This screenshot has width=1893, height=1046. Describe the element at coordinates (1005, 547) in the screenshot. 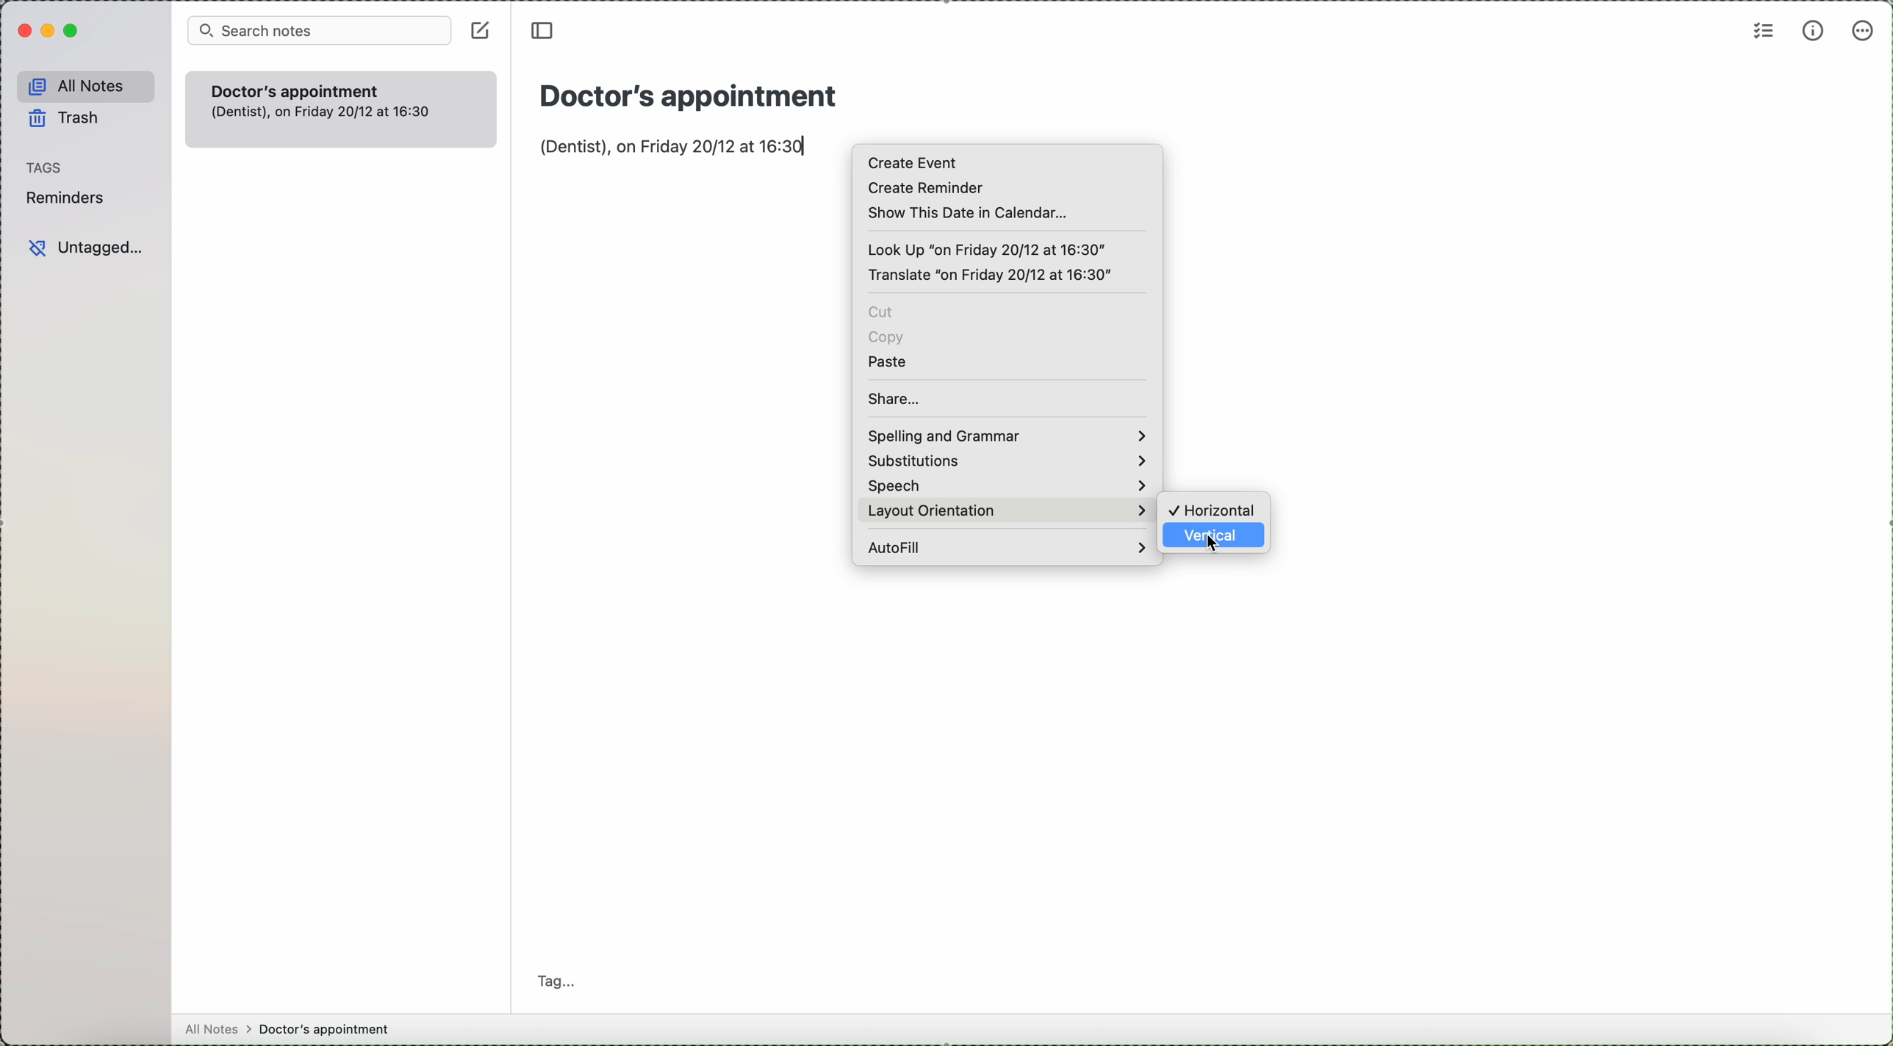

I see `autofill` at that location.